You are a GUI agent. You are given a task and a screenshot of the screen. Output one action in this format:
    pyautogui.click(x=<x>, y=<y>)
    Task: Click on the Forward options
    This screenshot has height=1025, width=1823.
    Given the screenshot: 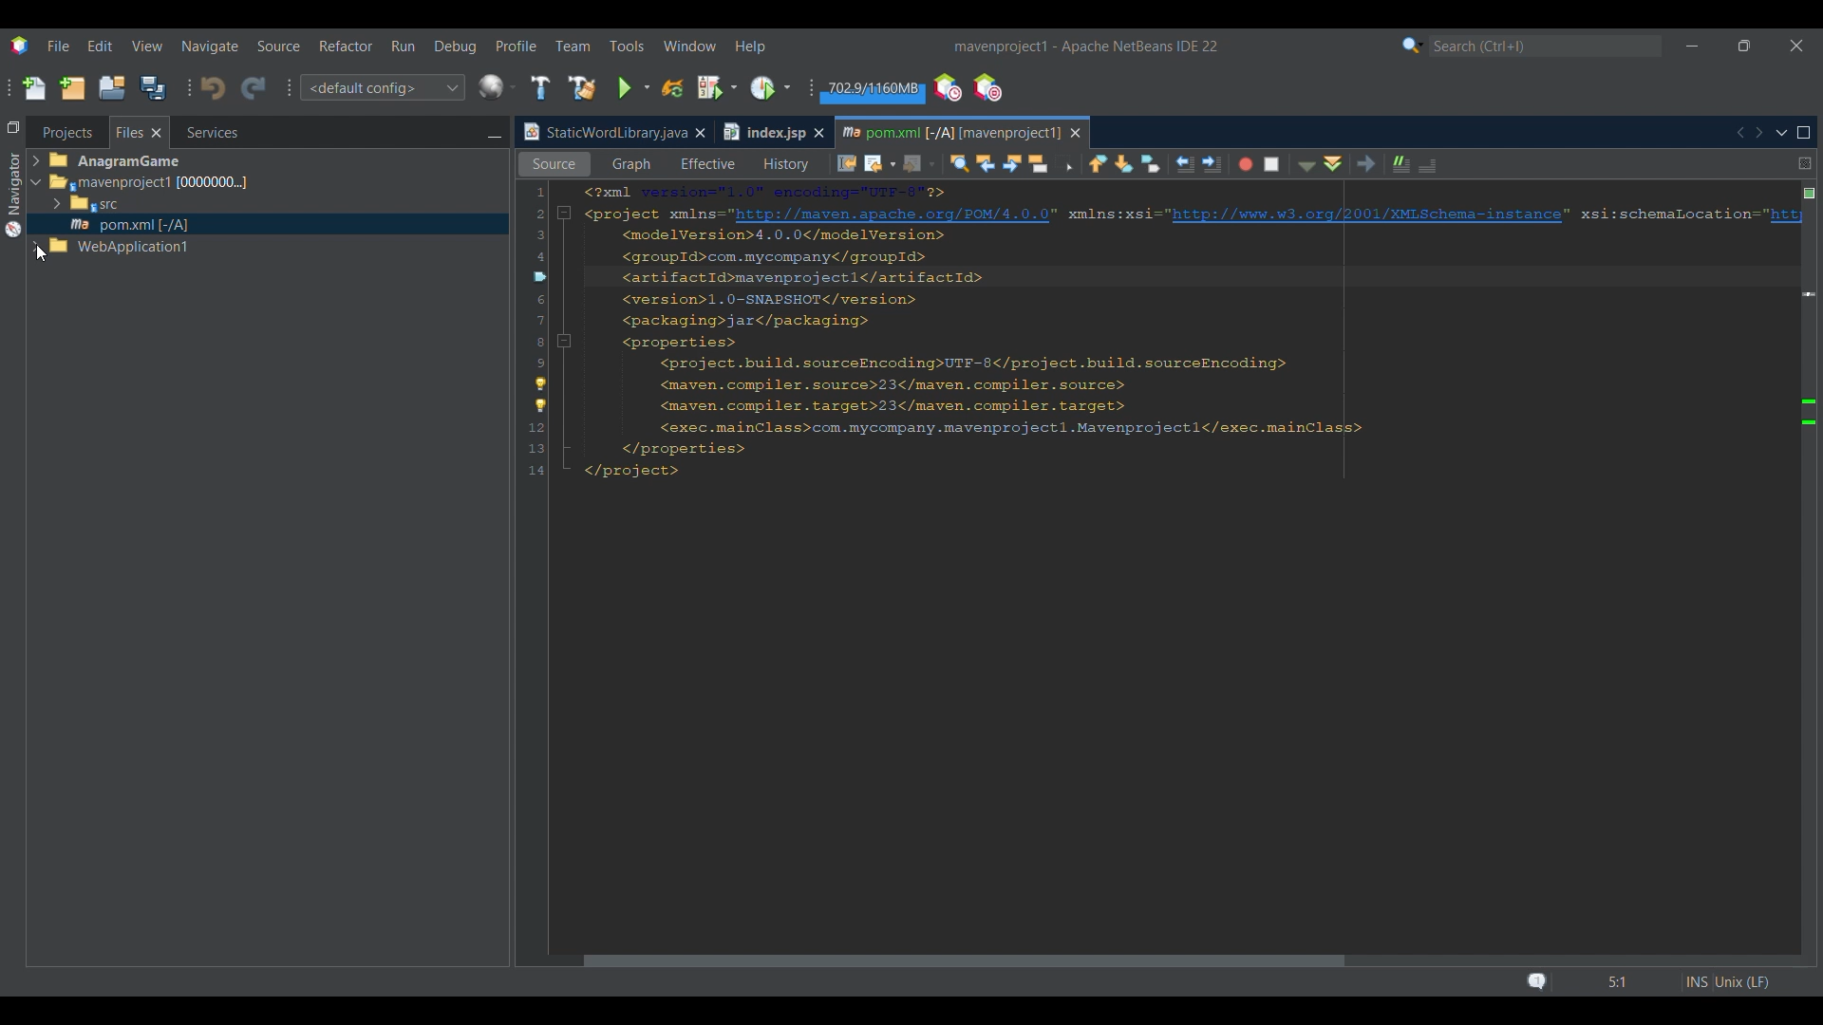 What is the action you would take?
    pyautogui.click(x=913, y=163)
    